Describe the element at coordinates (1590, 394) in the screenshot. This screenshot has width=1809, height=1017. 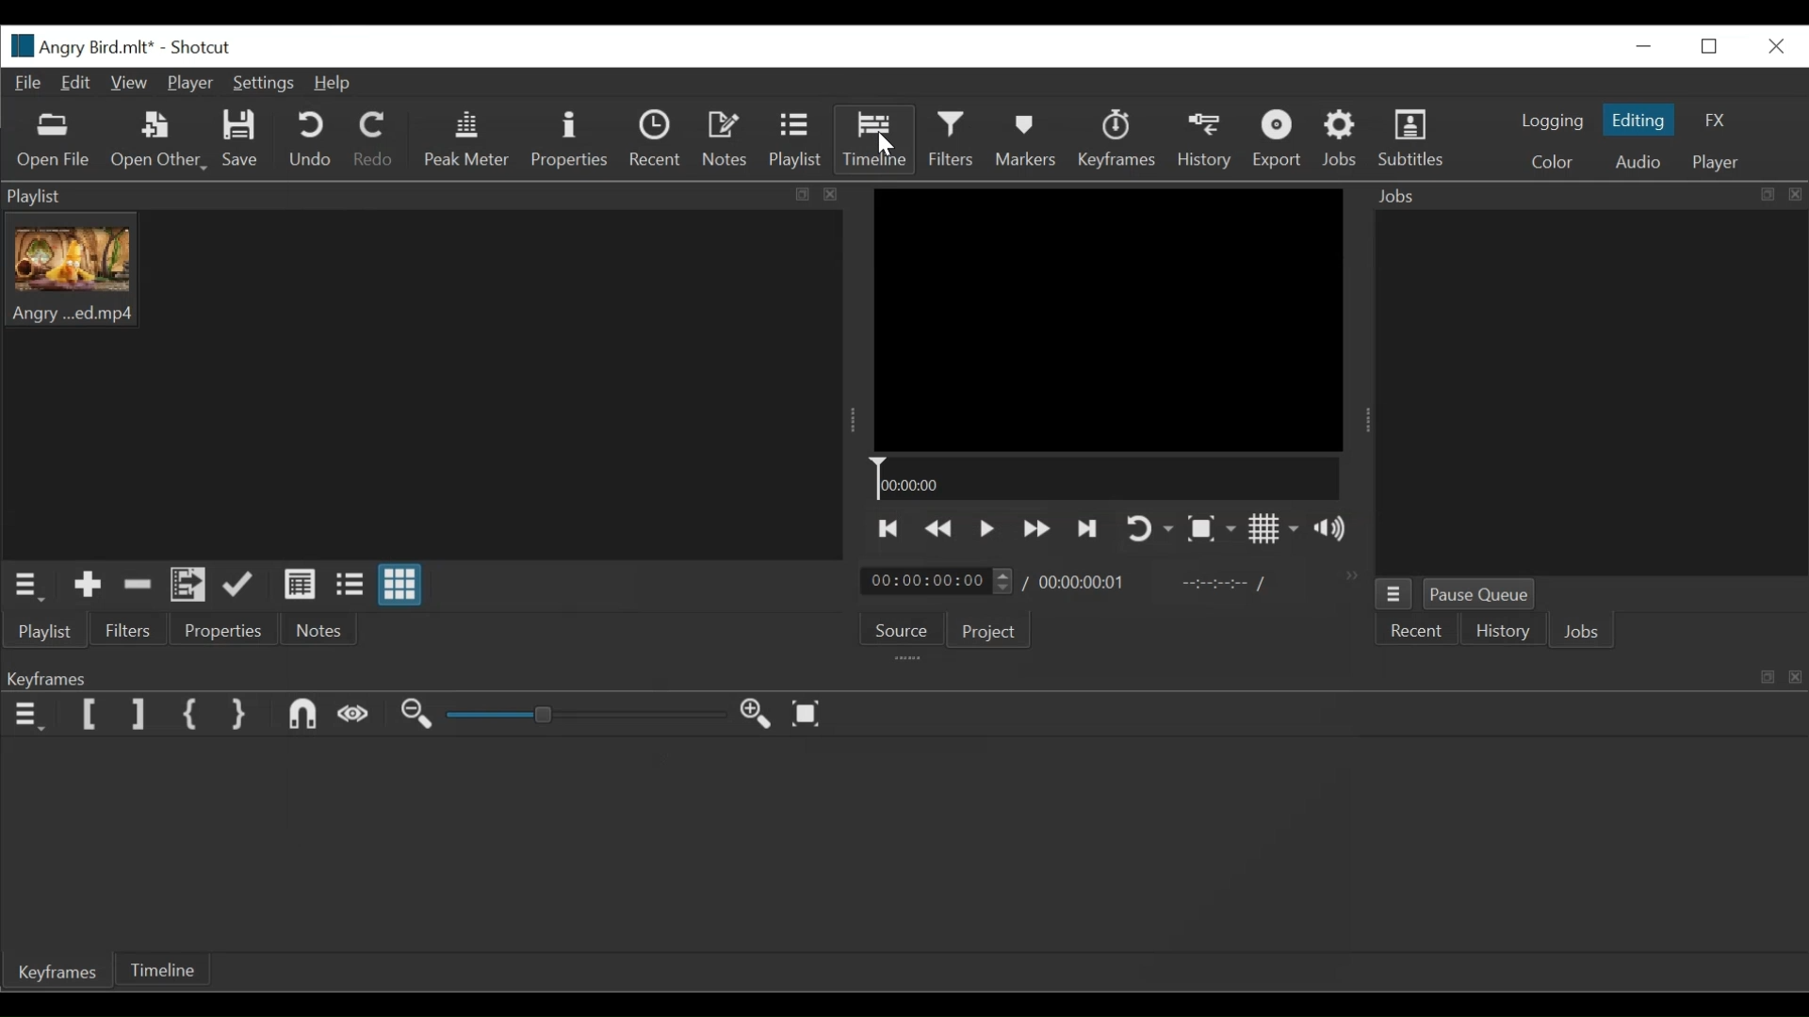
I see `Jobs Panel` at that location.